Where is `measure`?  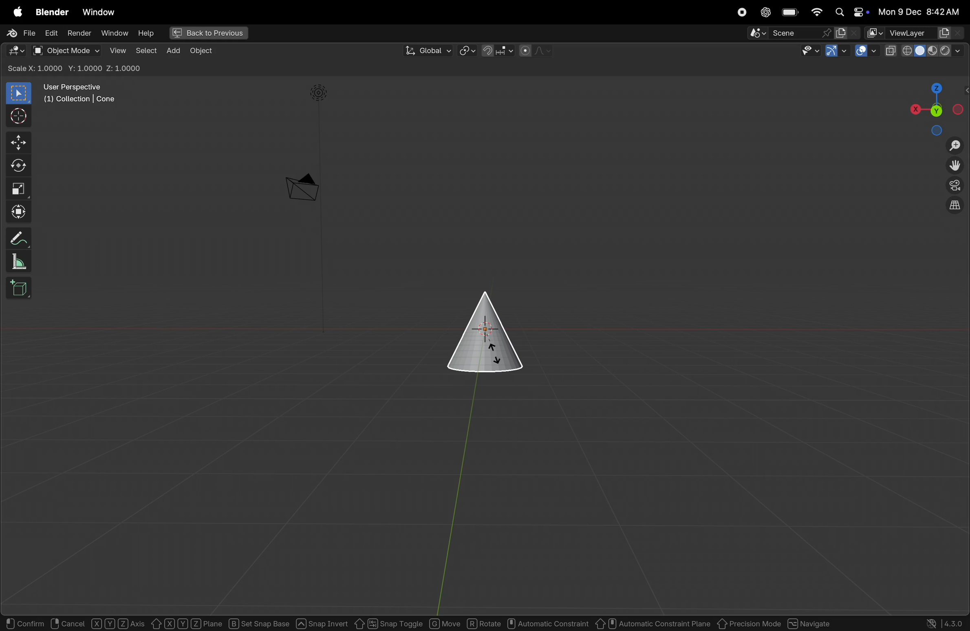 measure is located at coordinates (16, 260).